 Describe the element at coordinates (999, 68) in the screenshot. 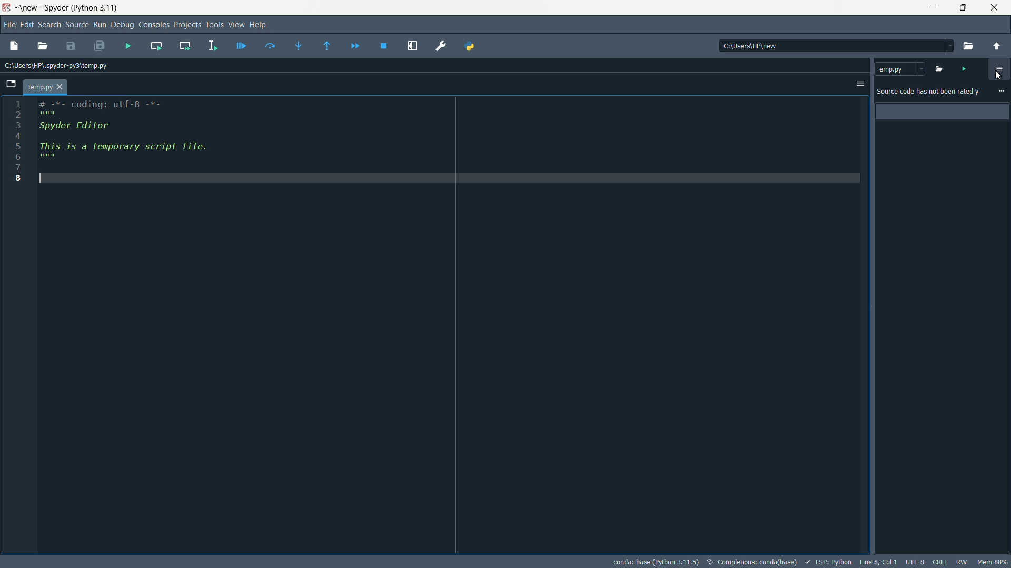

I see `code analysis settings` at that location.